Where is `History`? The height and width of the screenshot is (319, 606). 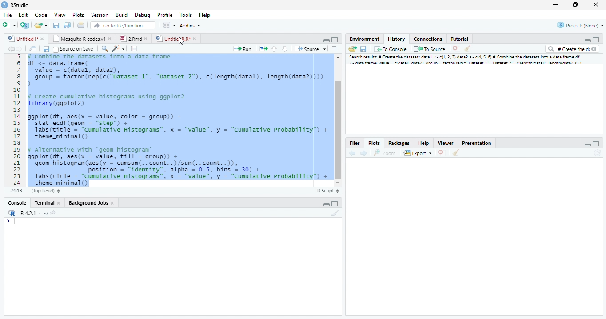 History is located at coordinates (396, 39).